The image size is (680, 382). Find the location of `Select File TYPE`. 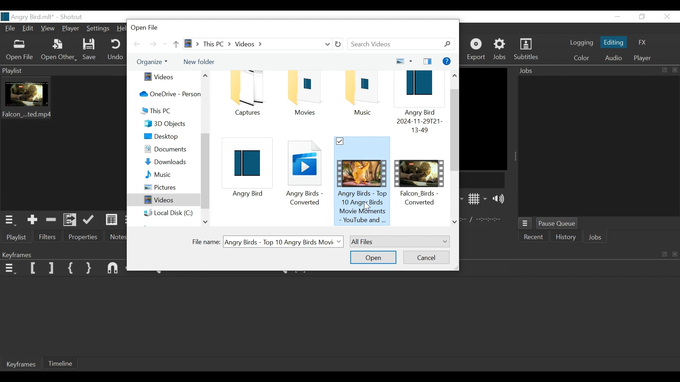

Select File TYPE is located at coordinates (401, 241).